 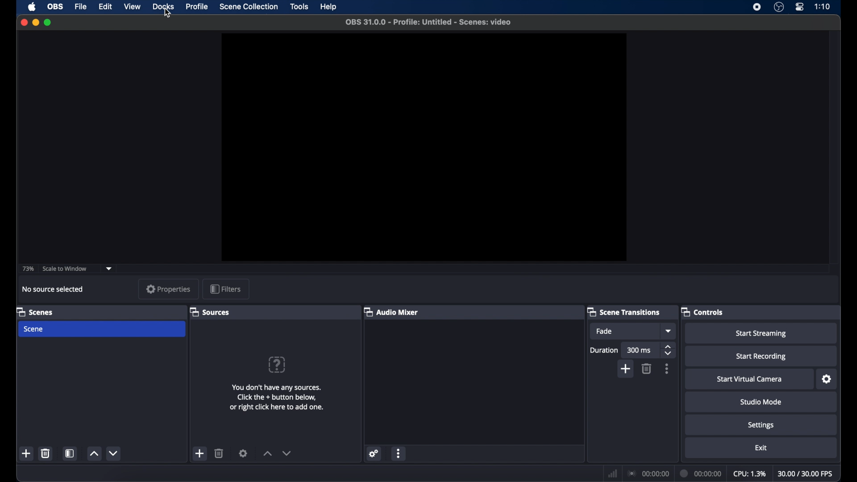 What do you see at coordinates (114, 453) in the screenshot?
I see `decrement` at bounding box center [114, 453].